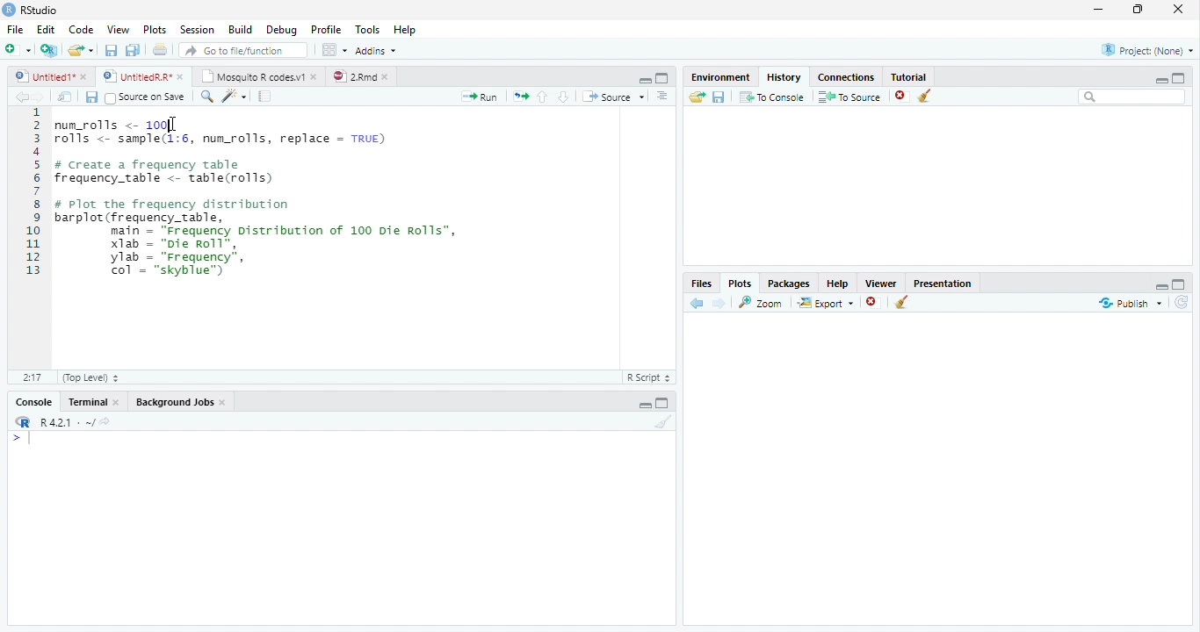 The width and height of the screenshot is (1200, 632). Describe the element at coordinates (721, 76) in the screenshot. I see `Environment` at that location.